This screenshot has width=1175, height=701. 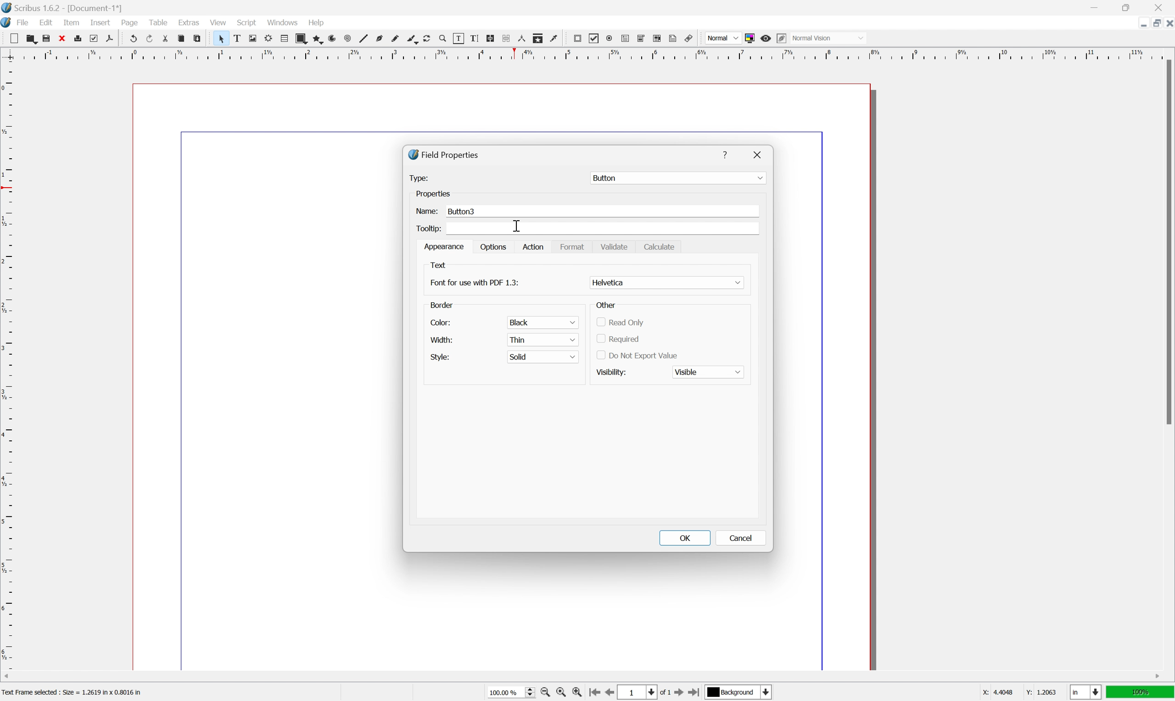 I want to click on ruler, so click(x=584, y=54).